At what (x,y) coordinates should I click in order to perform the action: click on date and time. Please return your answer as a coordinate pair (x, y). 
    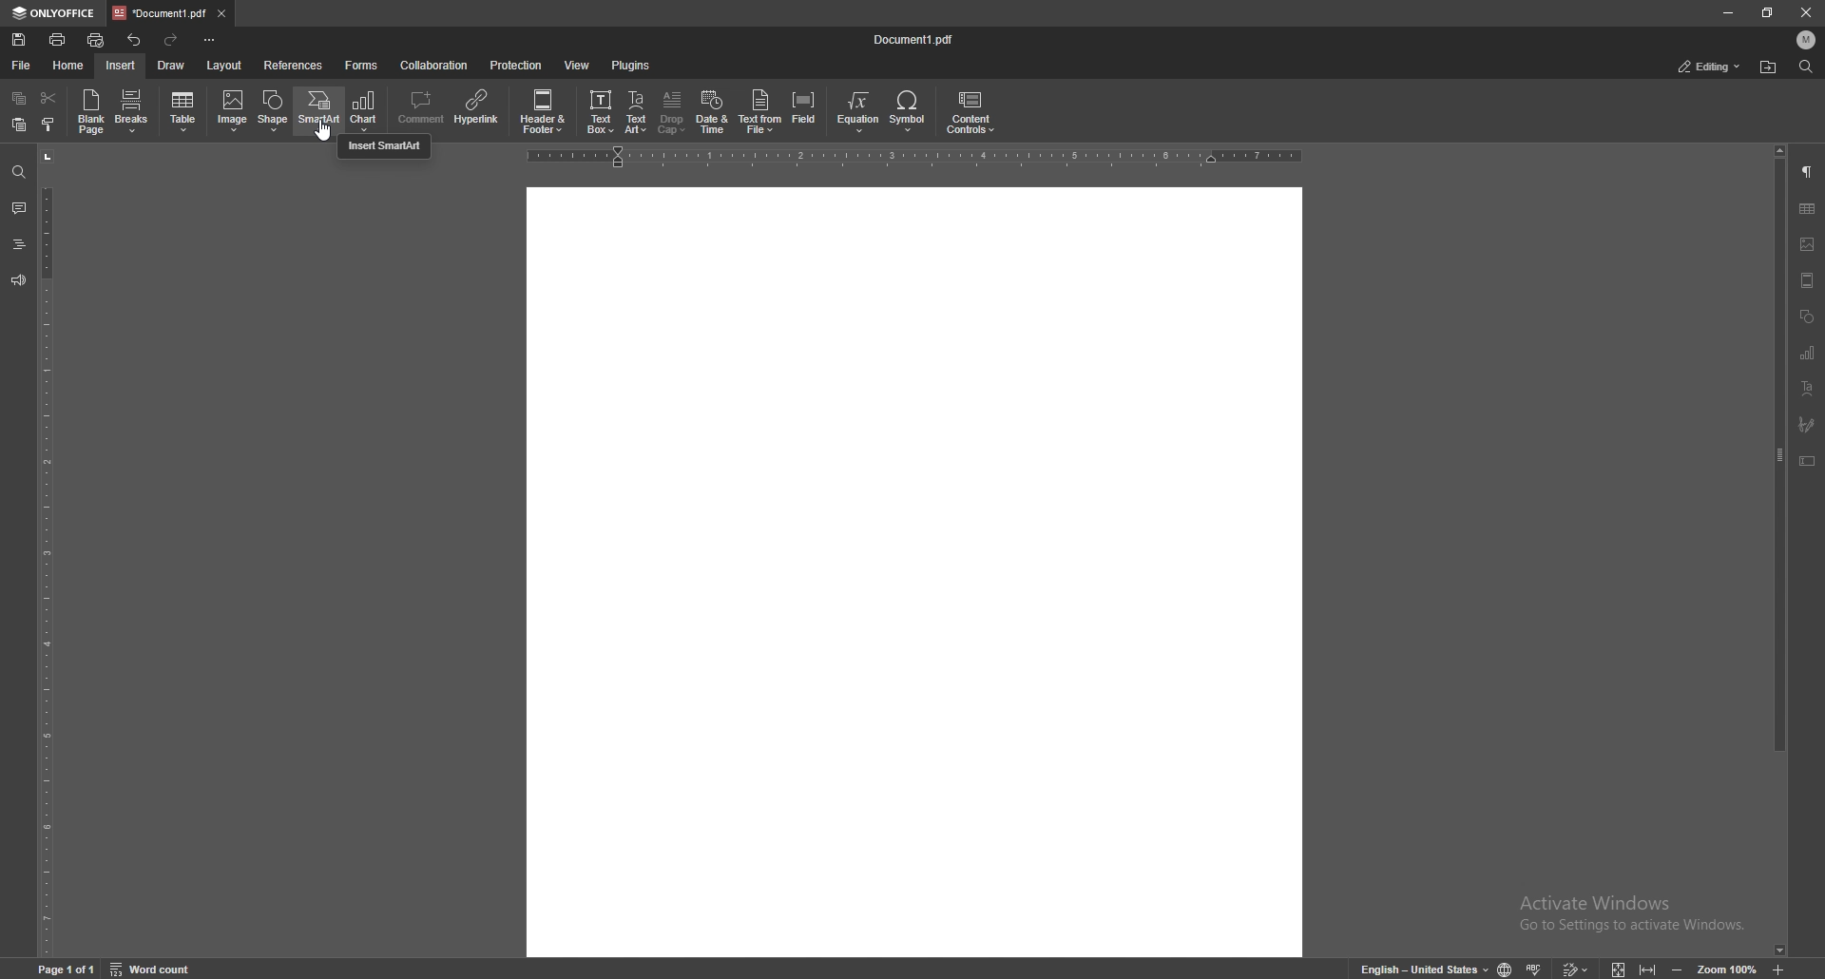
    Looking at the image, I should click on (713, 112).